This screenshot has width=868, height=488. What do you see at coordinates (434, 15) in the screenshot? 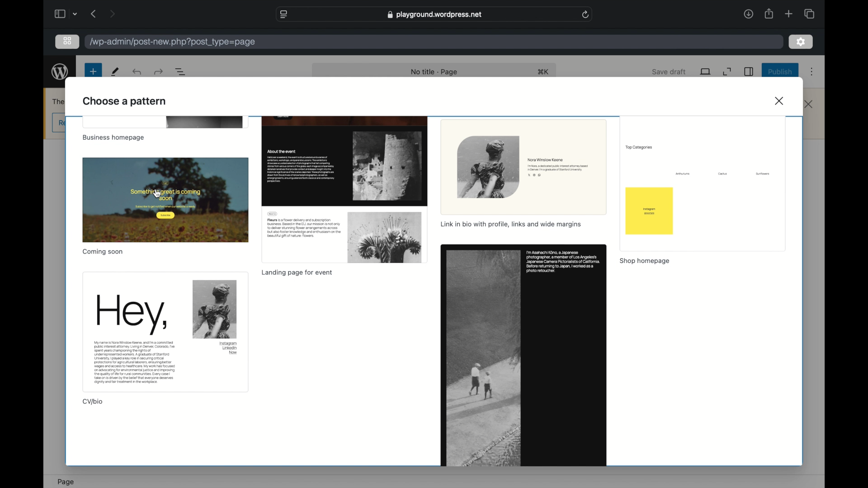
I see `web address` at bounding box center [434, 15].